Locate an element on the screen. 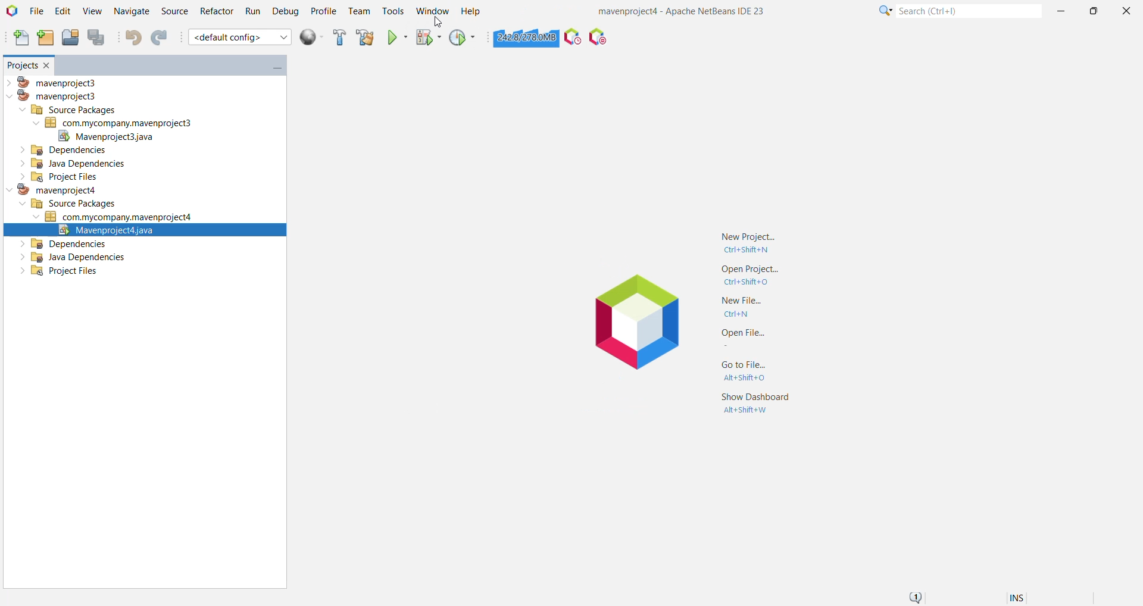  Source is located at coordinates (173, 11).